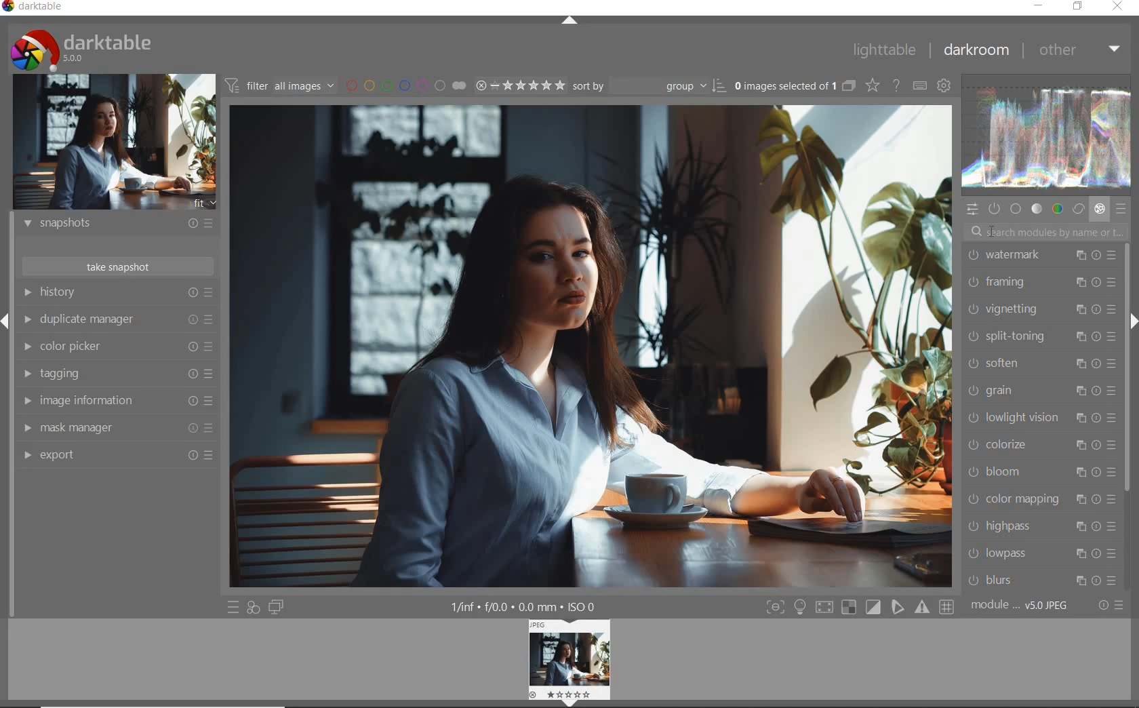  What do you see at coordinates (1042, 473) in the screenshot?
I see `bloom` at bounding box center [1042, 473].